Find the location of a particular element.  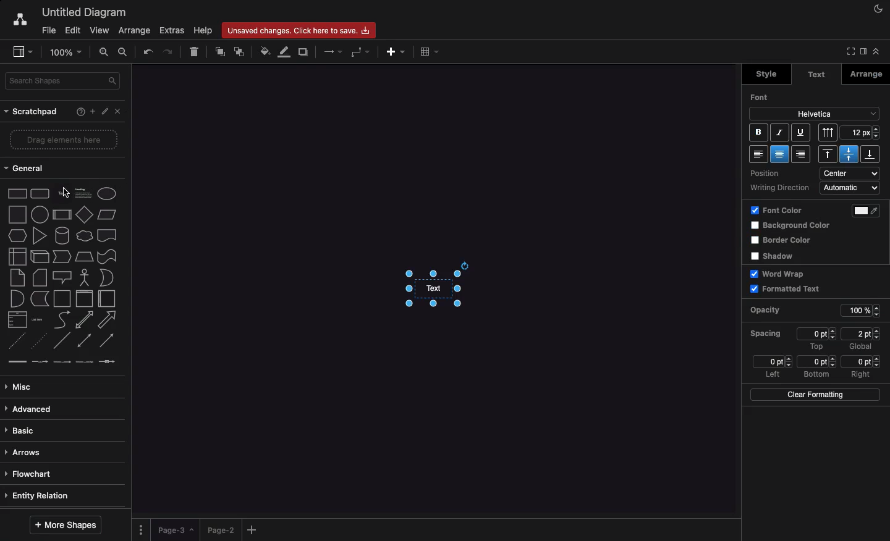

vertical container is located at coordinates (84, 299).